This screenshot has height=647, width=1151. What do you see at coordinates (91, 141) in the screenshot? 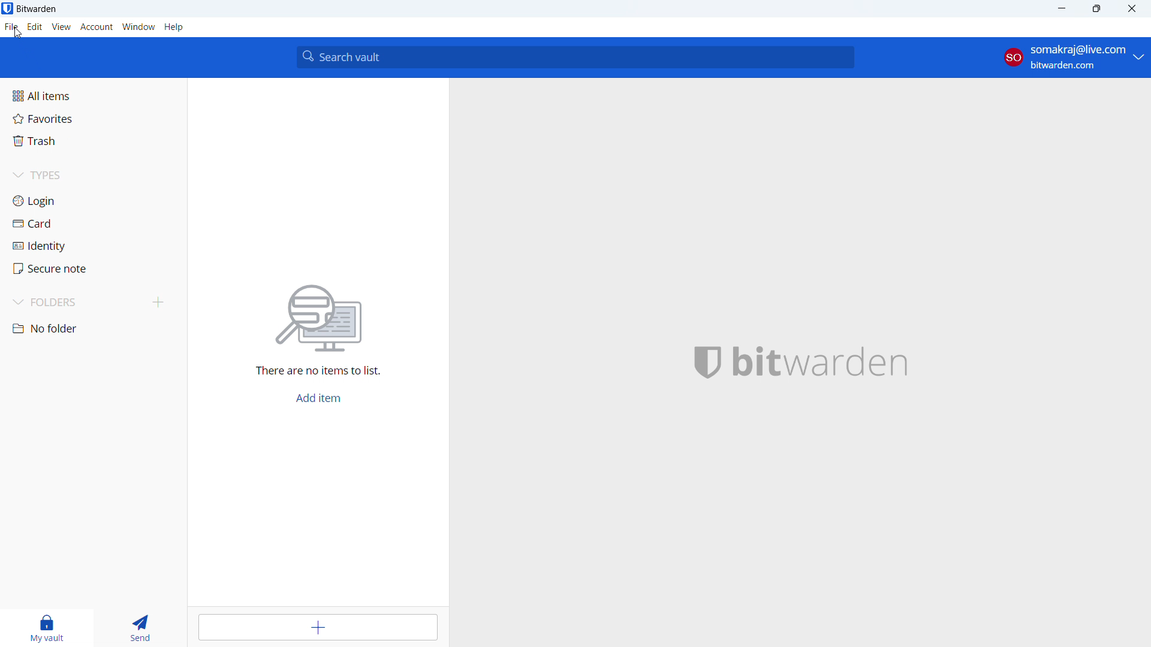
I see `trash` at bounding box center [91, 141].